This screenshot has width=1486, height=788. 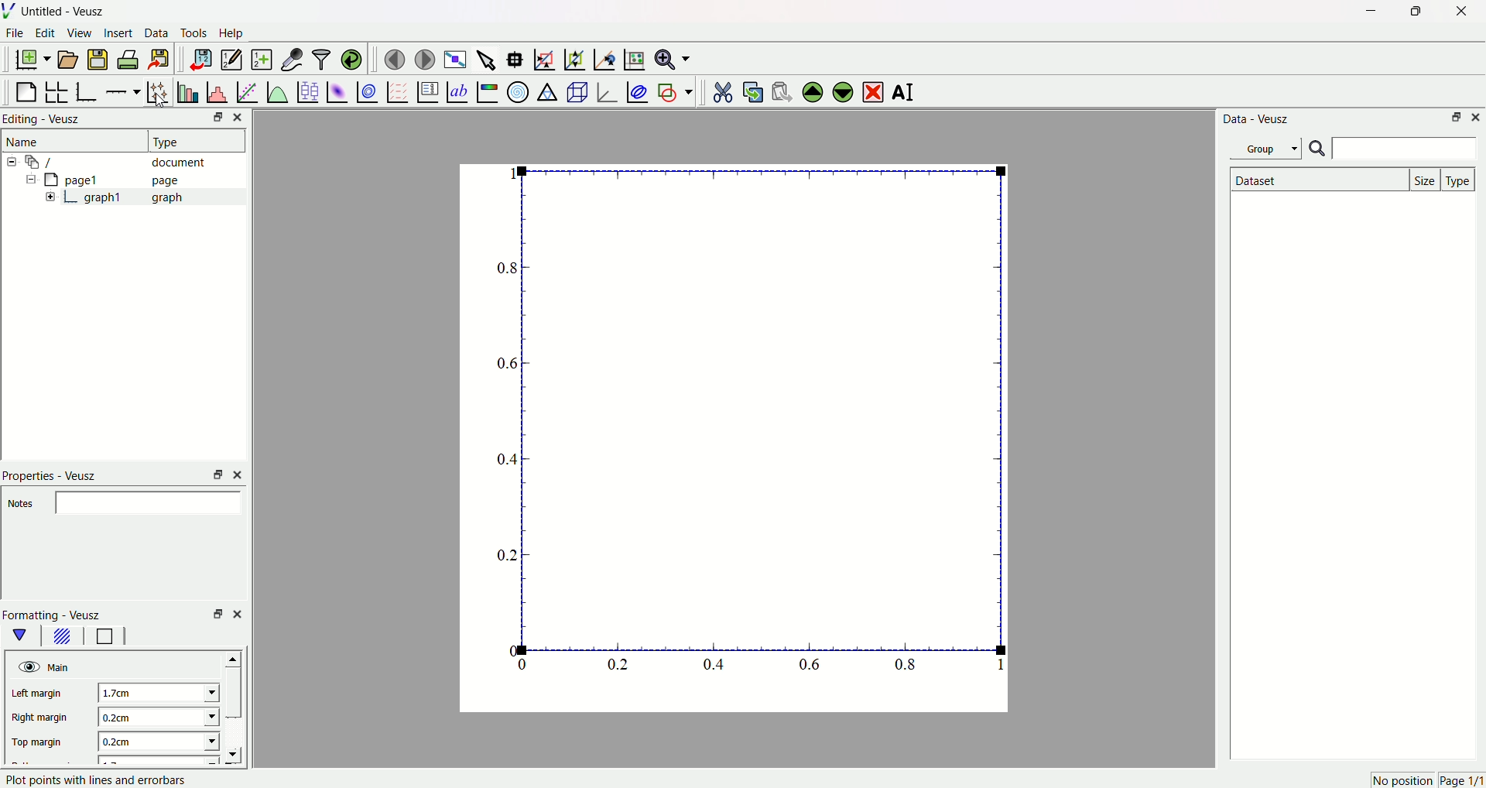 I want to click on Type, so click(x=1460, y=179).